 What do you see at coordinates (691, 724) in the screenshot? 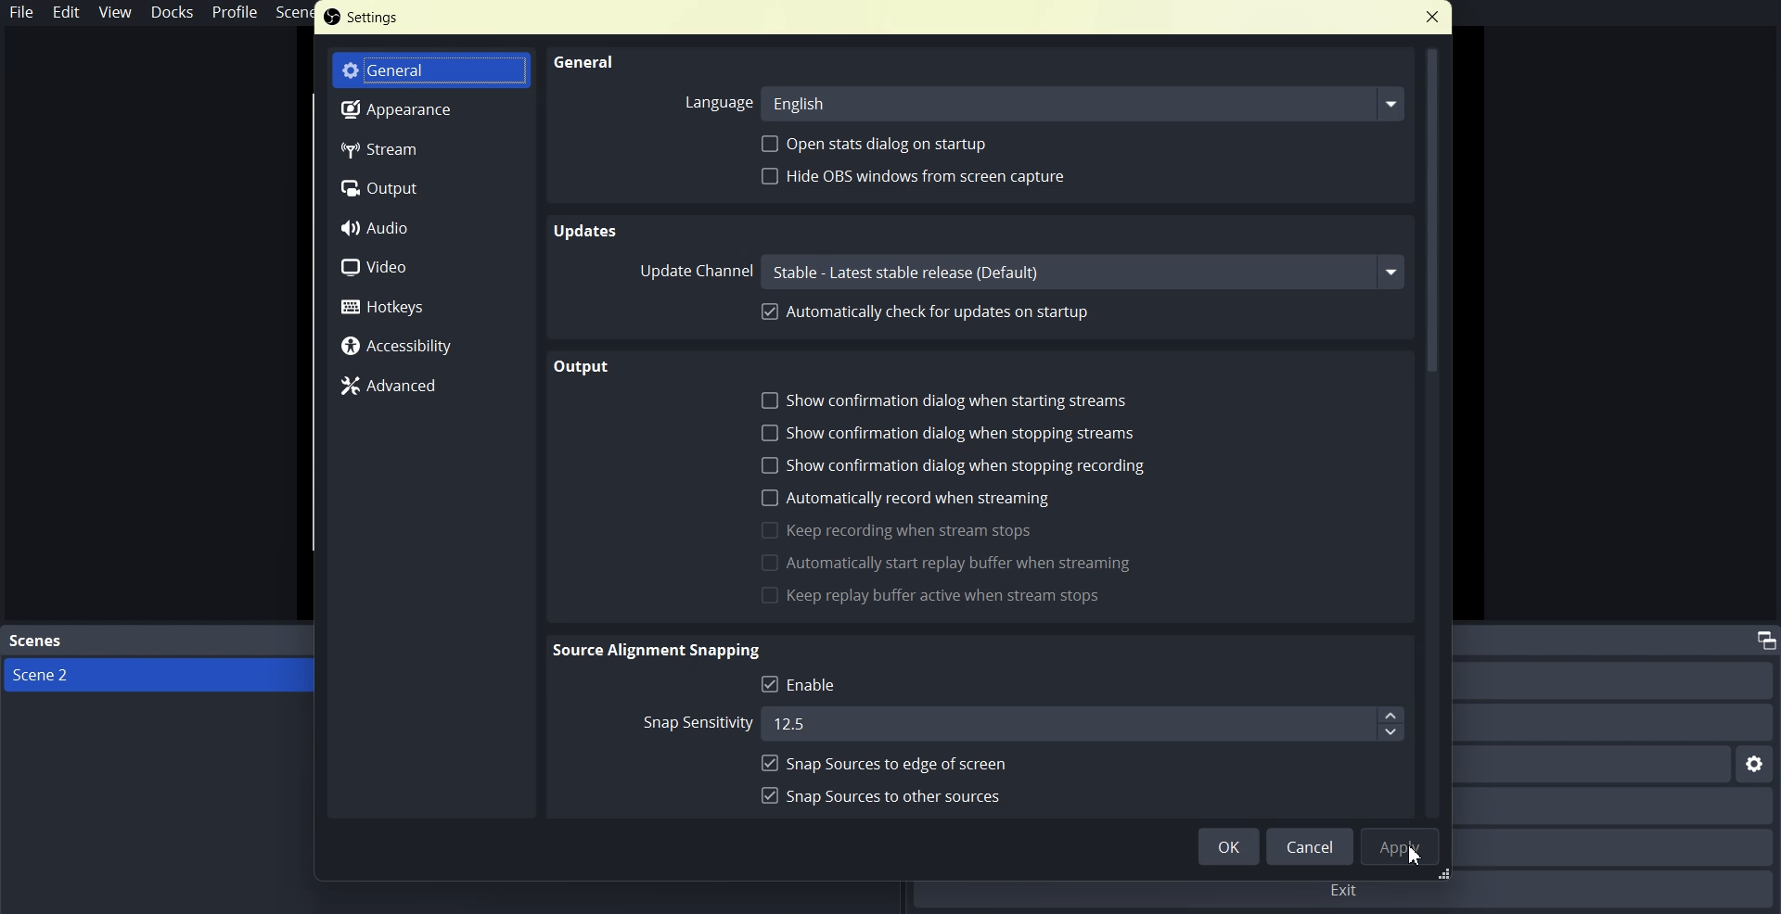
I see `Snap the wordstream` at bounding box center [691, 724].